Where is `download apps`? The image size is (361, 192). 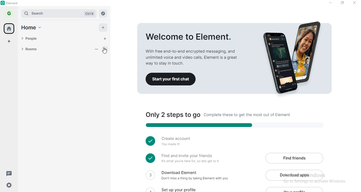 download apps is located at coordinates (295, 175).